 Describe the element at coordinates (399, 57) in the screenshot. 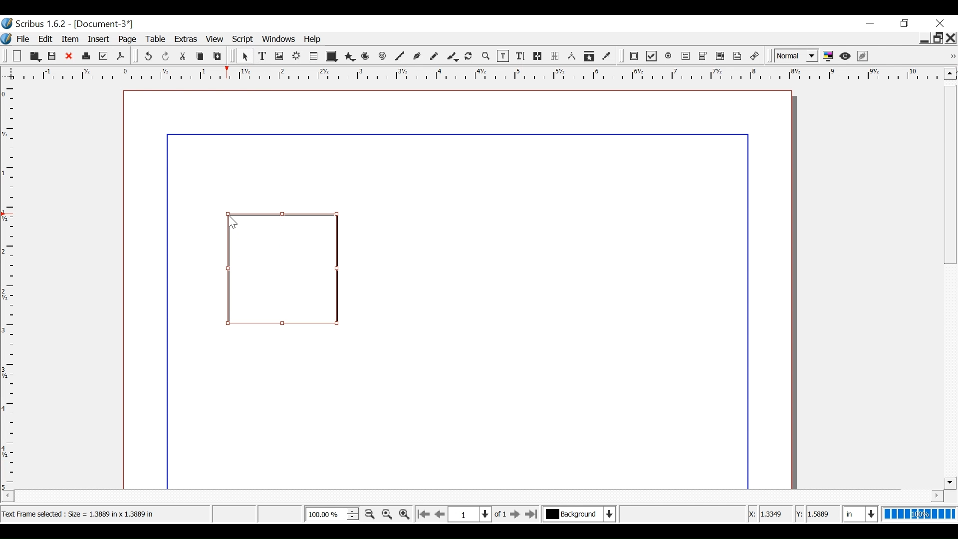

I see `Line` at that location.